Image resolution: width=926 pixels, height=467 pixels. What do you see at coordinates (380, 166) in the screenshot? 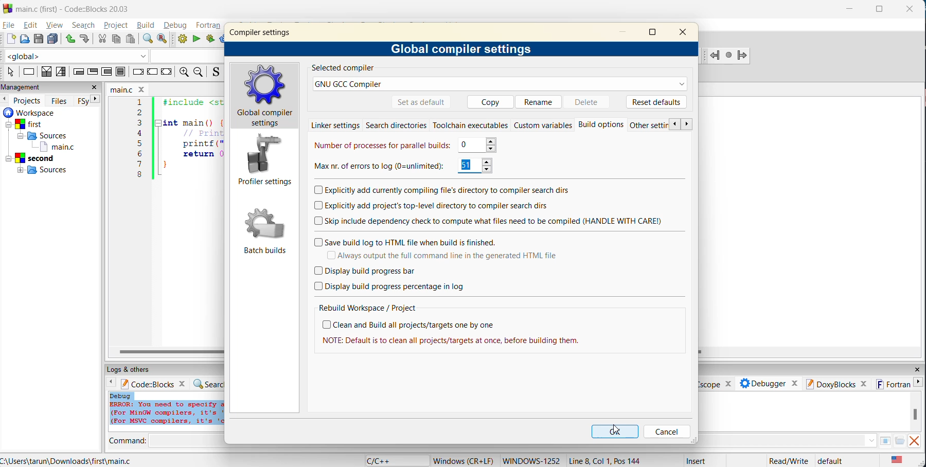
I see `max number of errors to log` at bounding box center [380, 166].